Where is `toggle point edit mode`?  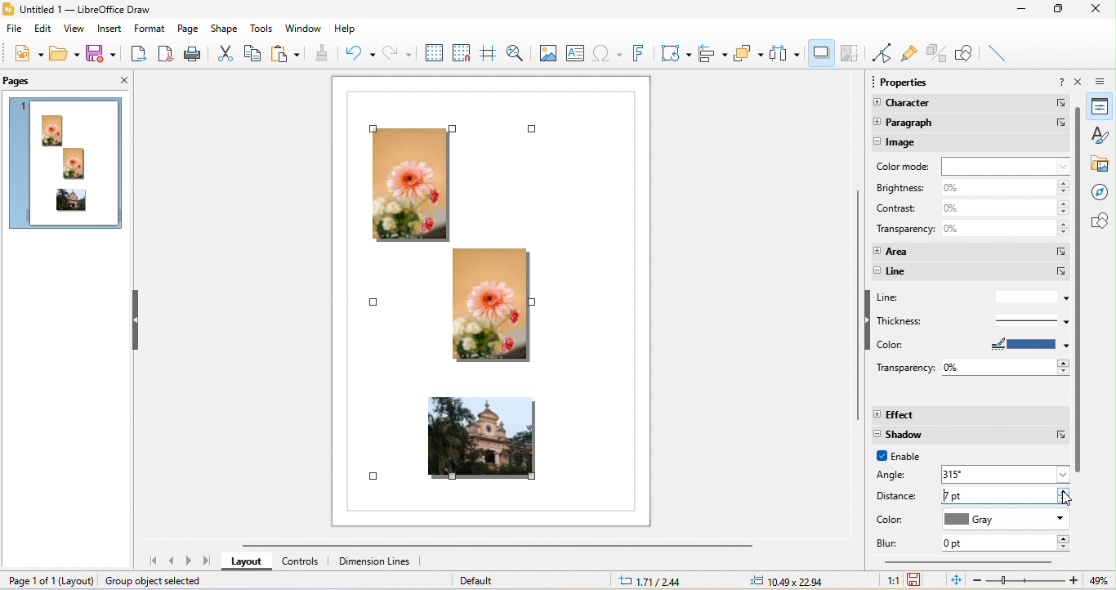
toggle point edit mode is located at coordinates (881, 52).